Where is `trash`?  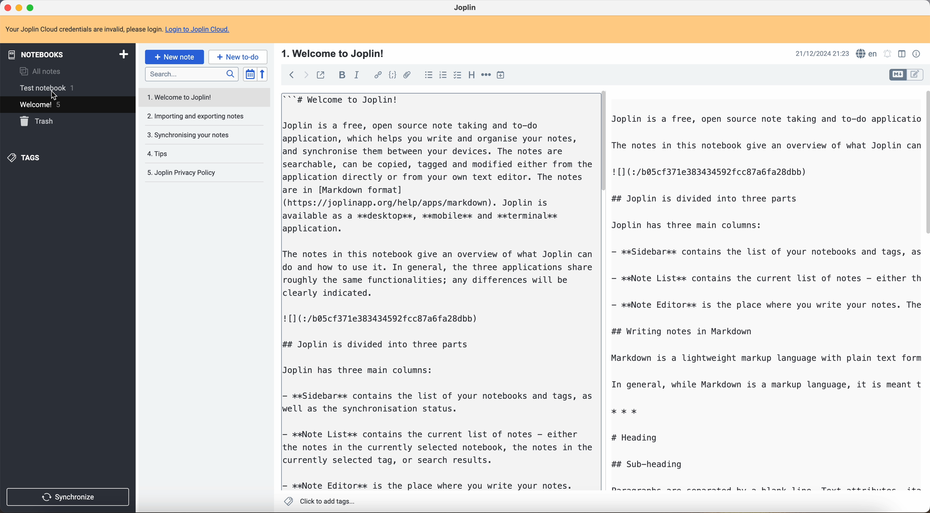
trash is located at coordinates (38, 122).